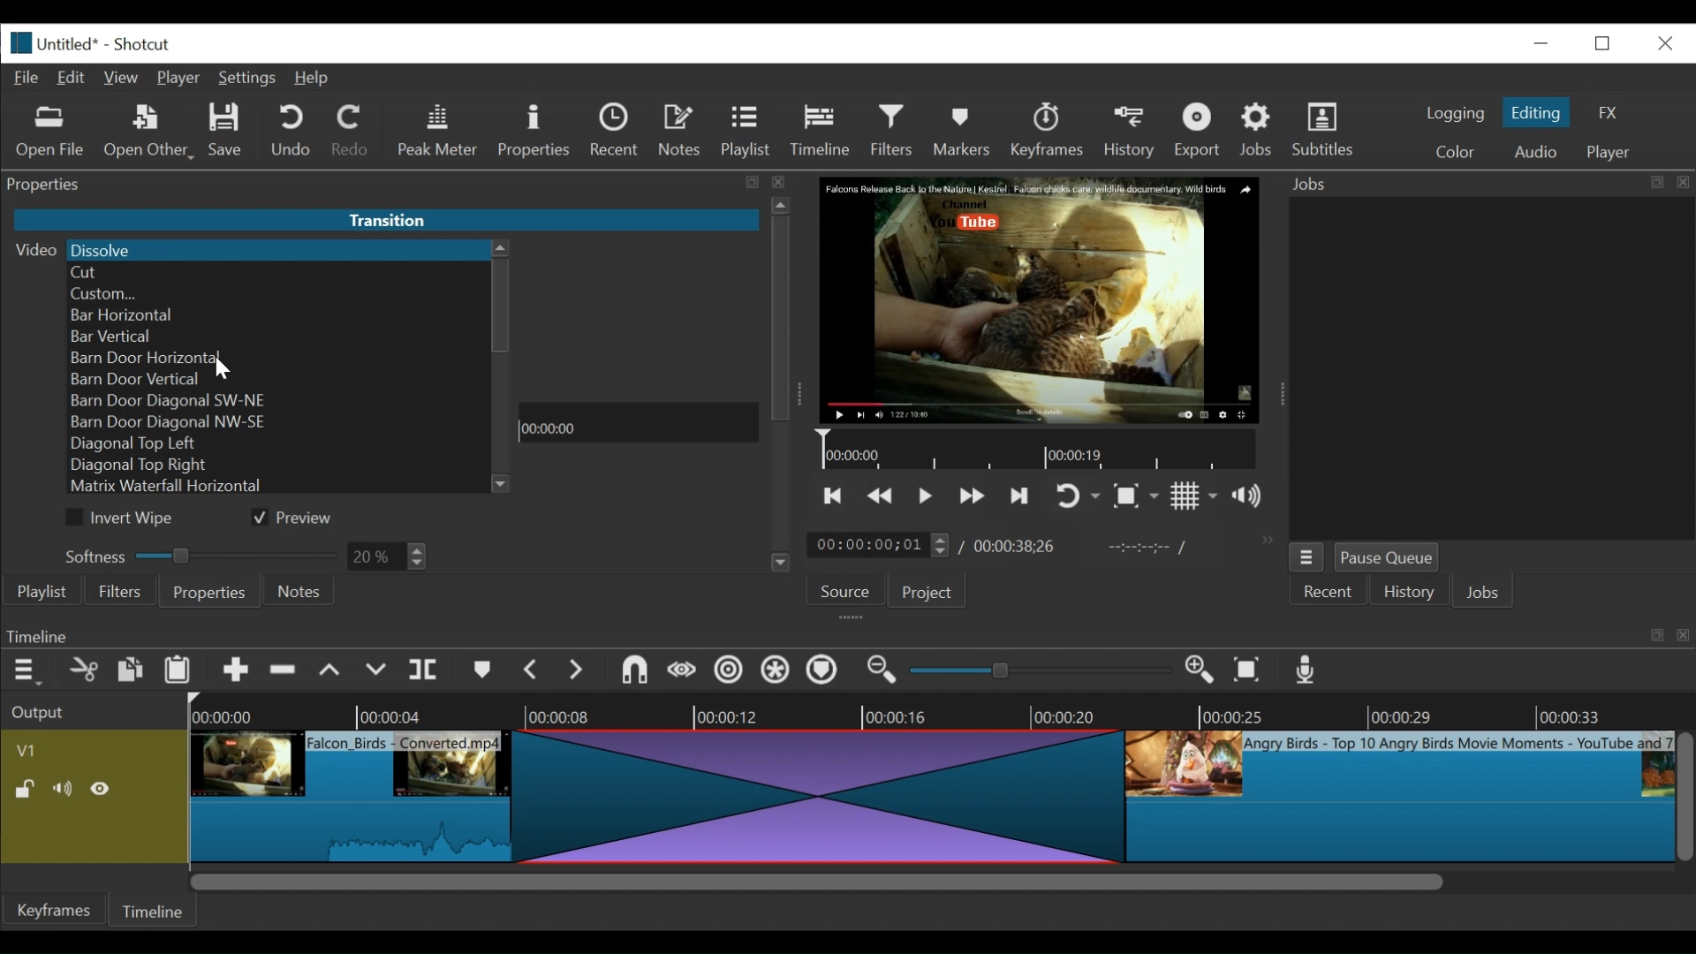 The height and width of the screenshot is (954, 1696). Describe the element at coordinates (533, 673) in the screenshot. I see `Previous marker` at that location.